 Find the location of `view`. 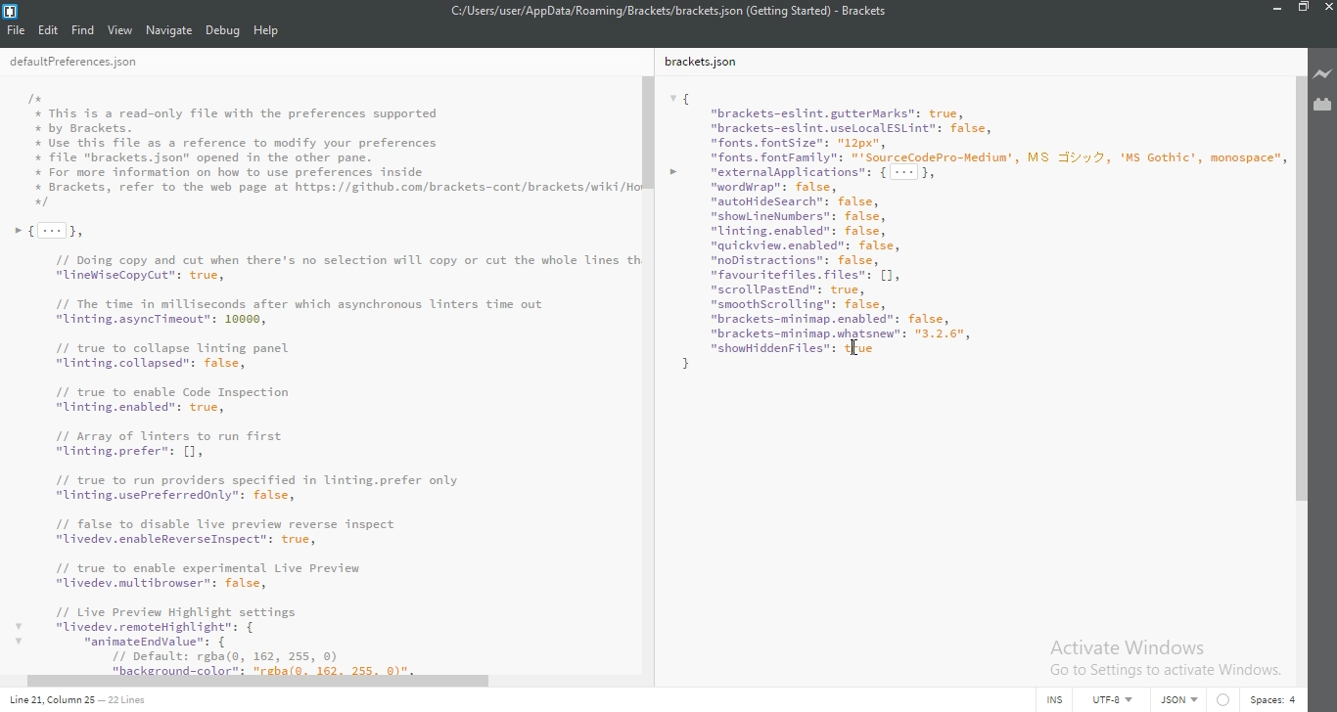

view is located at coordinates (119, 30).